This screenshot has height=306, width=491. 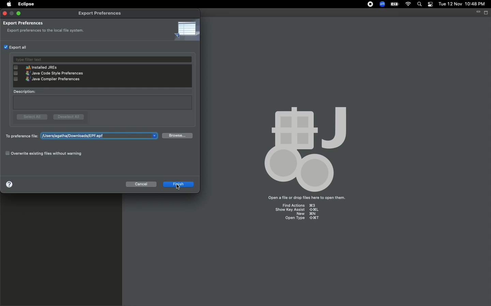 I want to click on Overwrite existing files without warning, so click(x=50, y=154).